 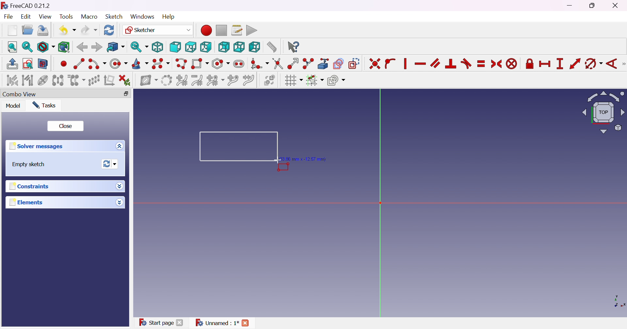 What do you see at coordinates (278, 160) in the screenshot?
I see `Cursor` at bounding box center [278, 160].